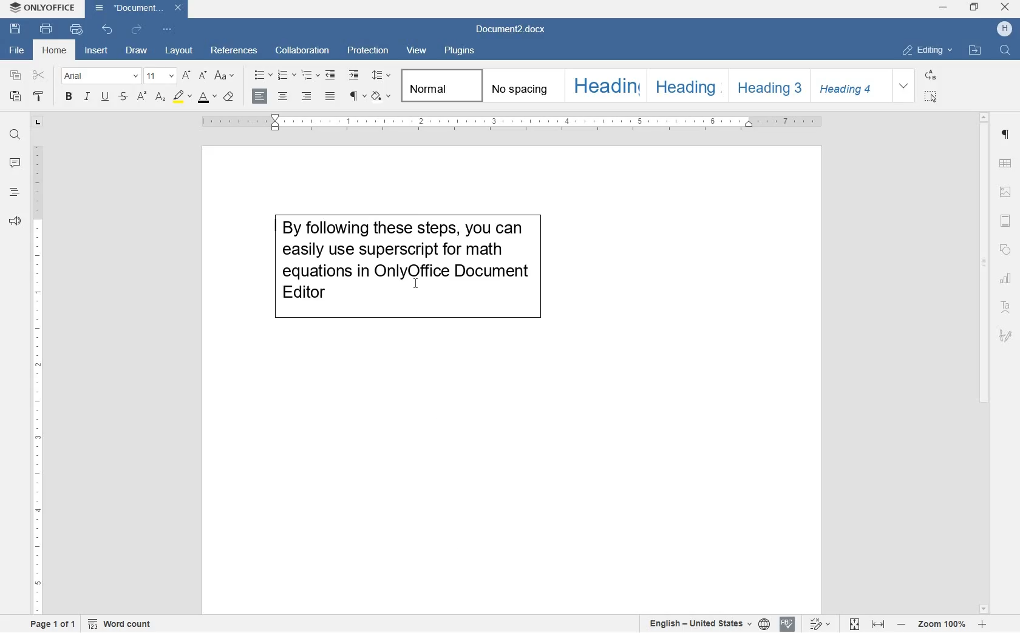  I want to click on comments, so click(15, 163).